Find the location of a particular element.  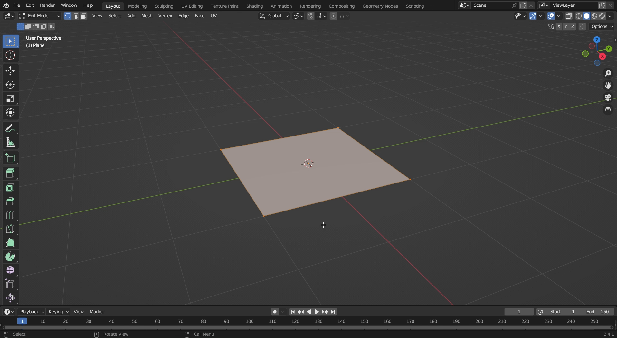

copy is located at coordinates (603, 6).